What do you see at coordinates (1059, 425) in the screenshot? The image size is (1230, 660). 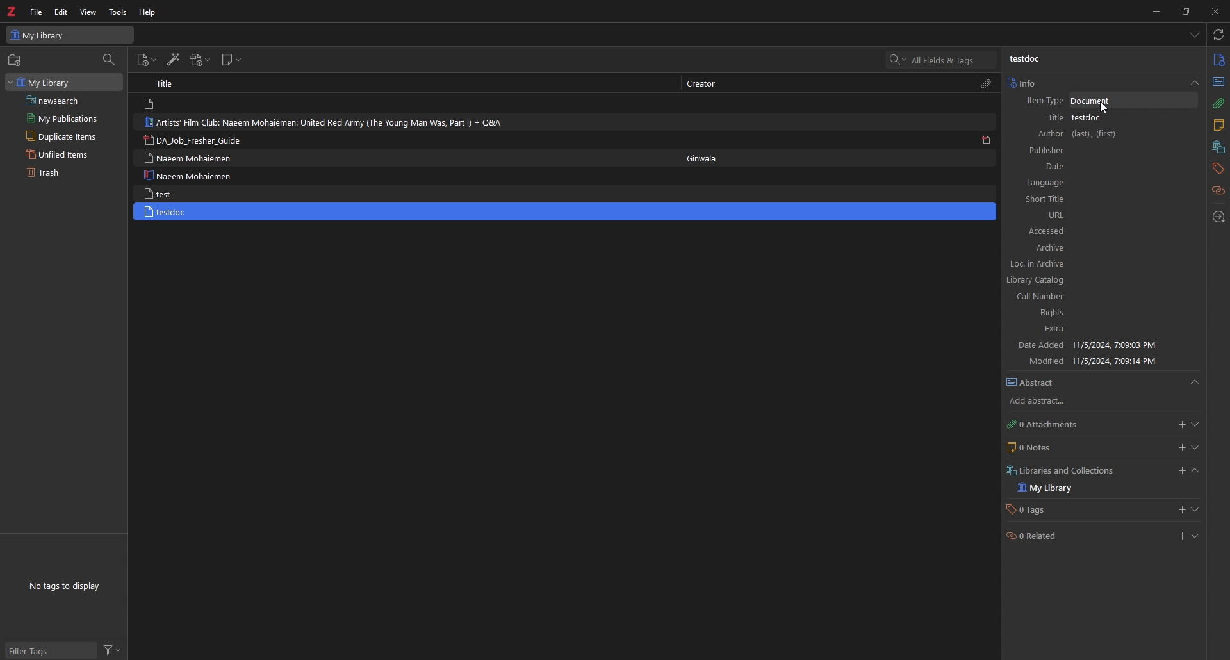 I see `0 Attachments` at bounding box center [1059, 425].